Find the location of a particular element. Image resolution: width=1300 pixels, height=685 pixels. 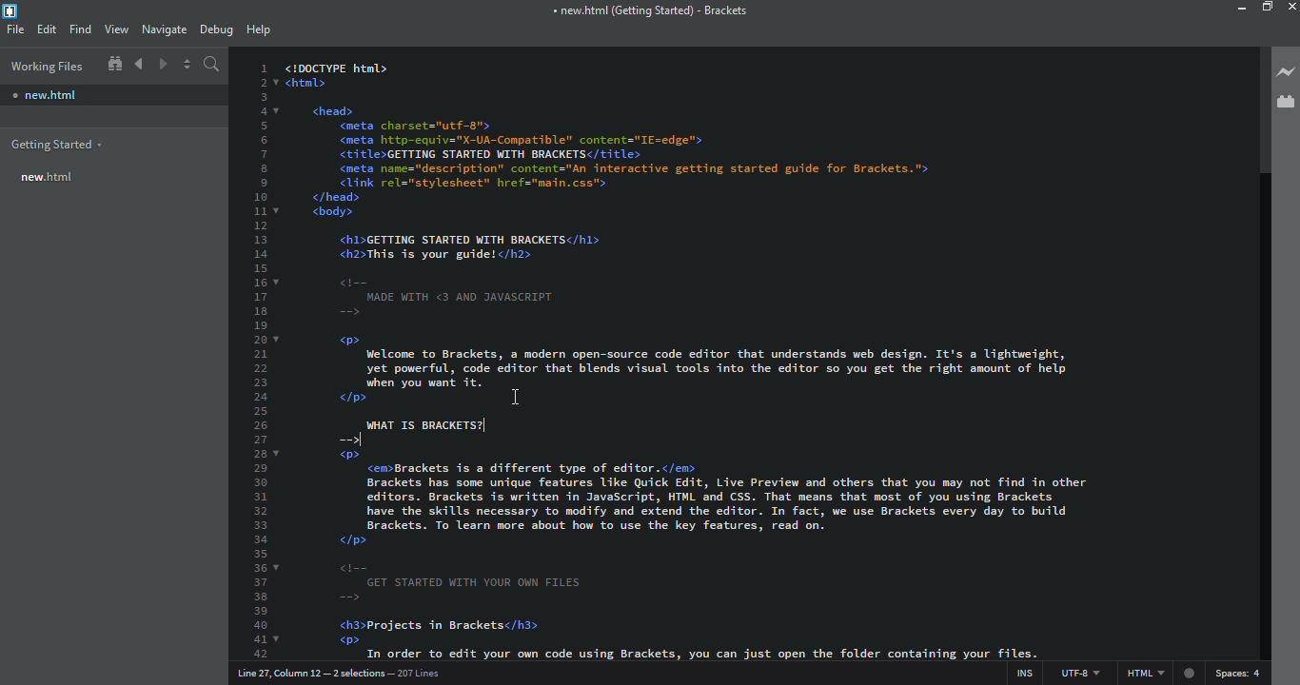

view is located at coordinates (116, 29).